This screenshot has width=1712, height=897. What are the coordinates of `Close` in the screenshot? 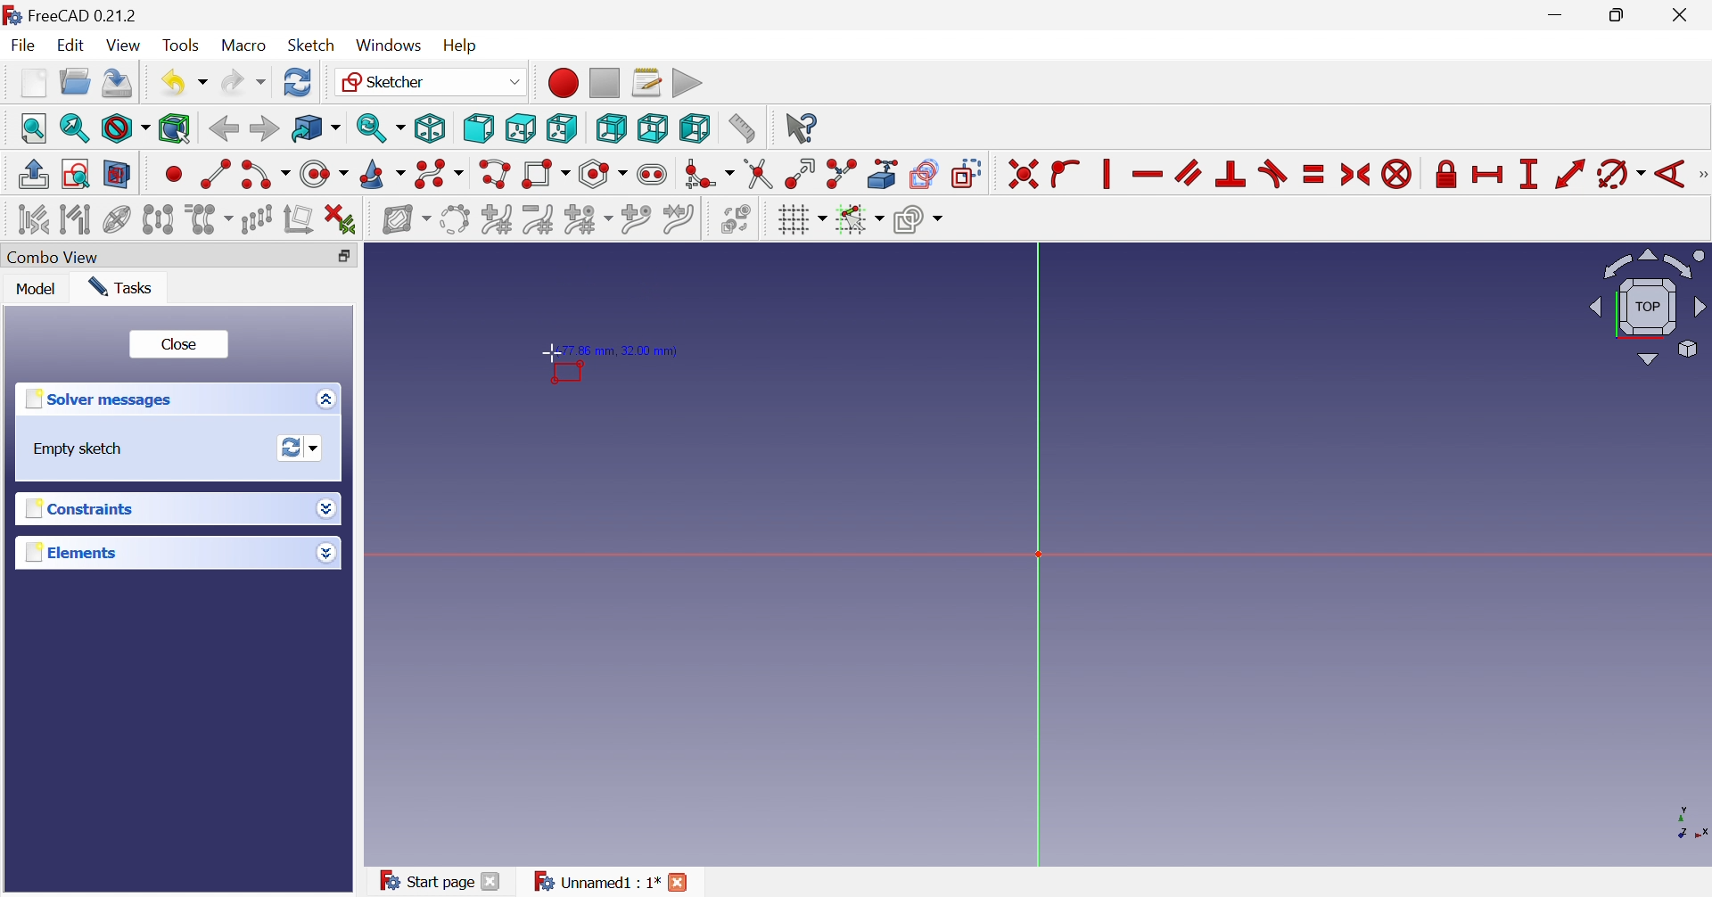 It's located at (679, 882).